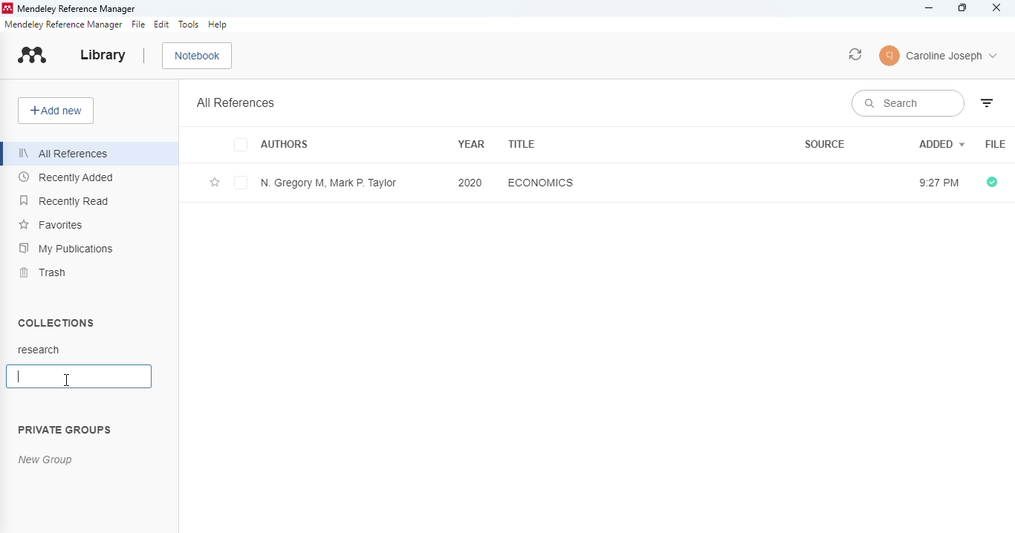 The width and height of the screenshot is (1015, 533). I want to click on recently read, so click(65, 200).